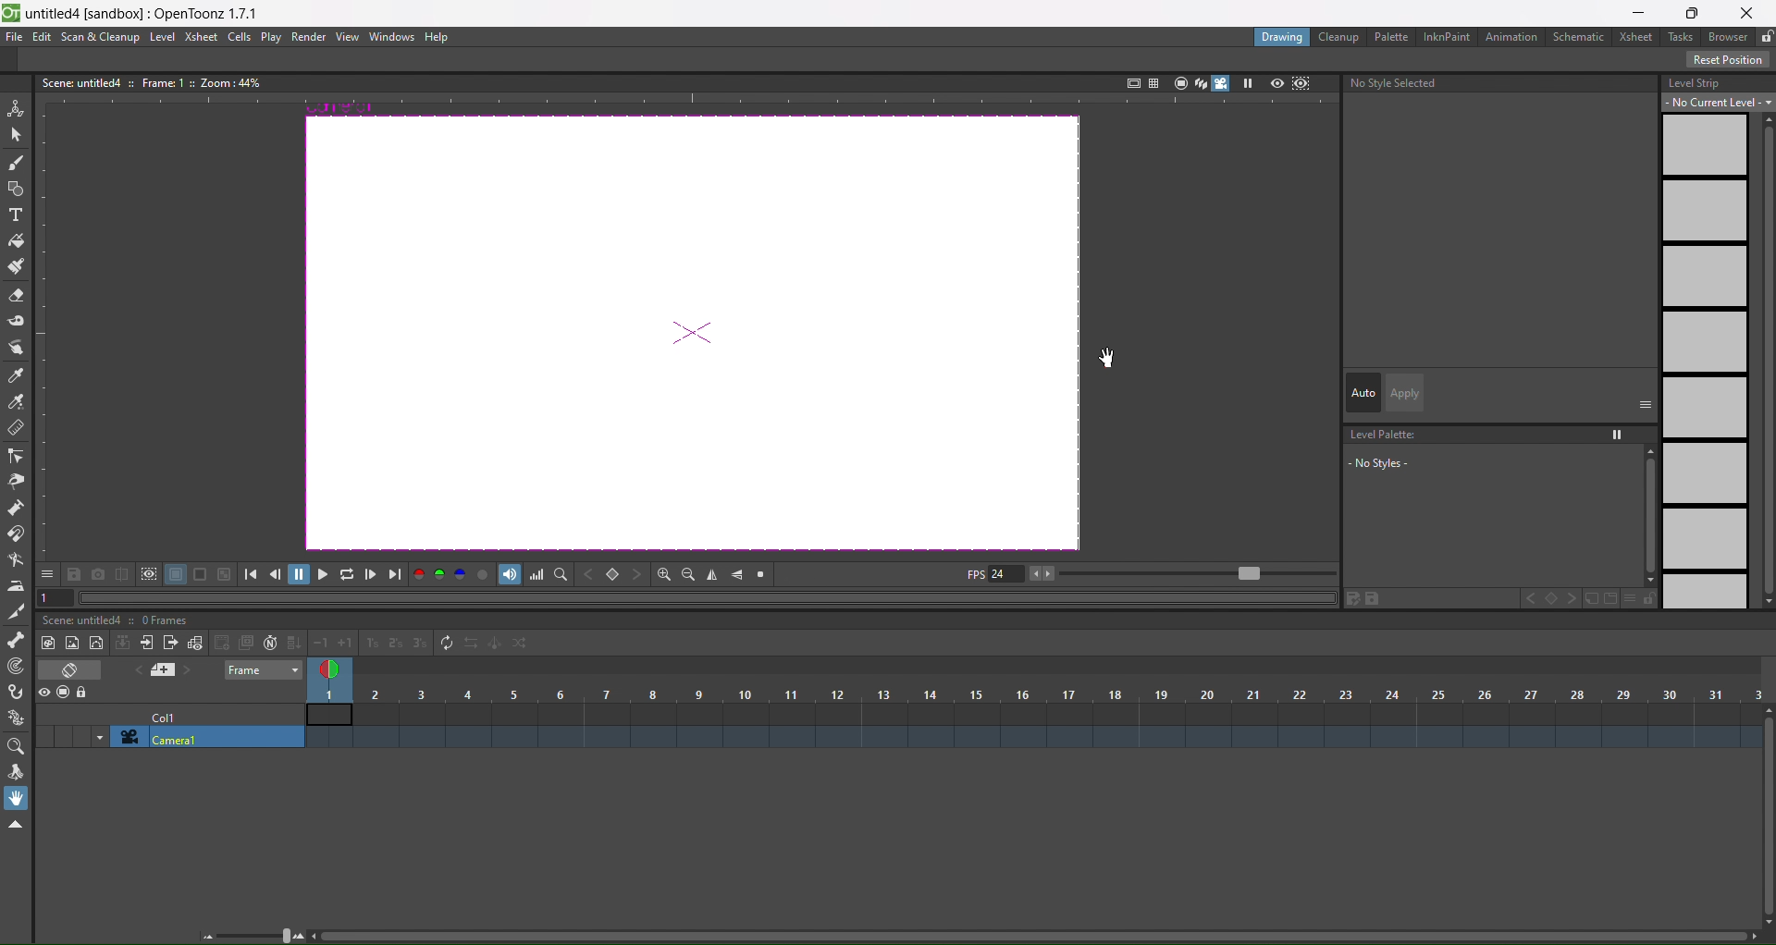 This screenshot has width=1776, height=945. Describe the element at coordinates (712, 576) in the screenshot. I see `flip horizontally` at that location.